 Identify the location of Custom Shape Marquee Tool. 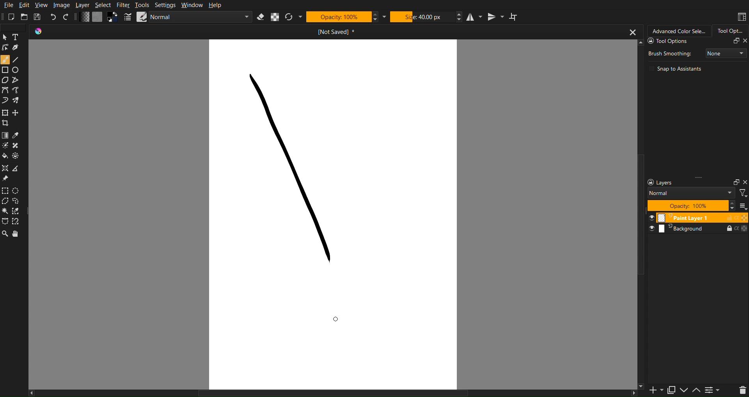
(19, 202).